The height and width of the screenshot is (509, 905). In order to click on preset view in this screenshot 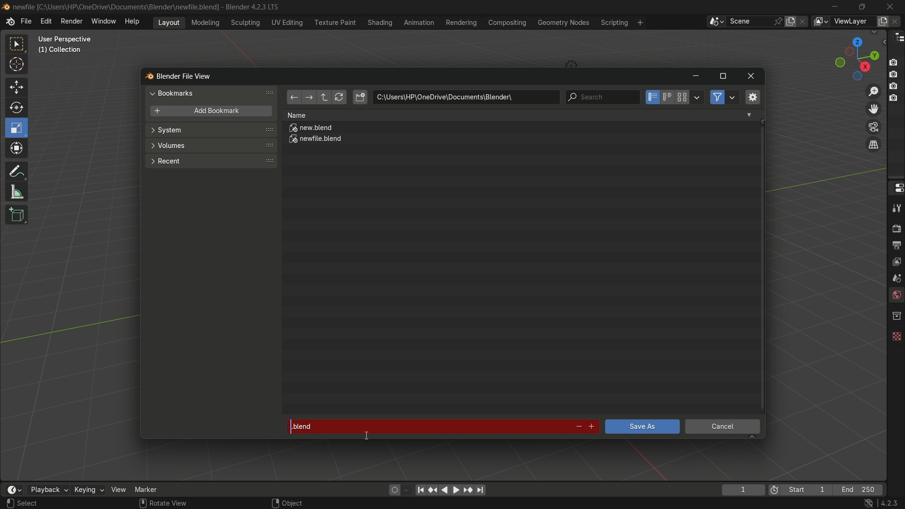, I will do `click(854, 57)`.